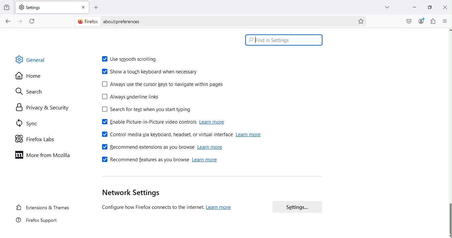  Describe the element at coordinates (37, 221) in the screenshot. I see `Firefox support` at that location.